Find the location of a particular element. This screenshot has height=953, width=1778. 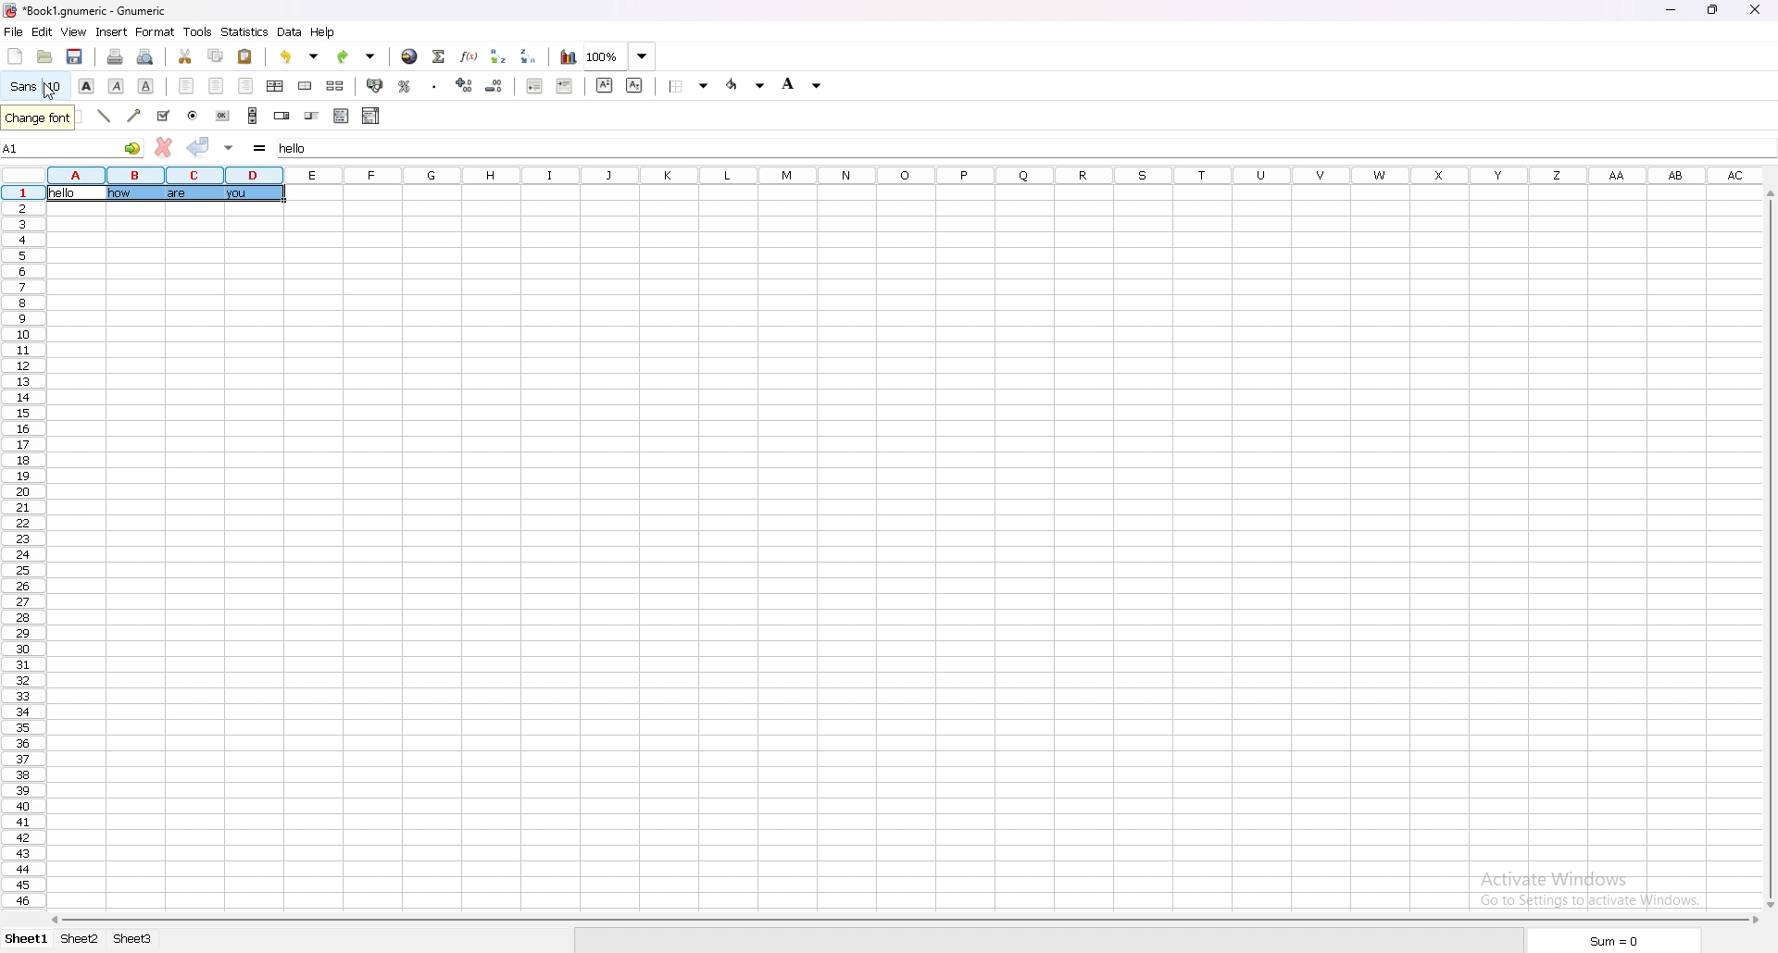

chart is located at coordinates (569, 56).